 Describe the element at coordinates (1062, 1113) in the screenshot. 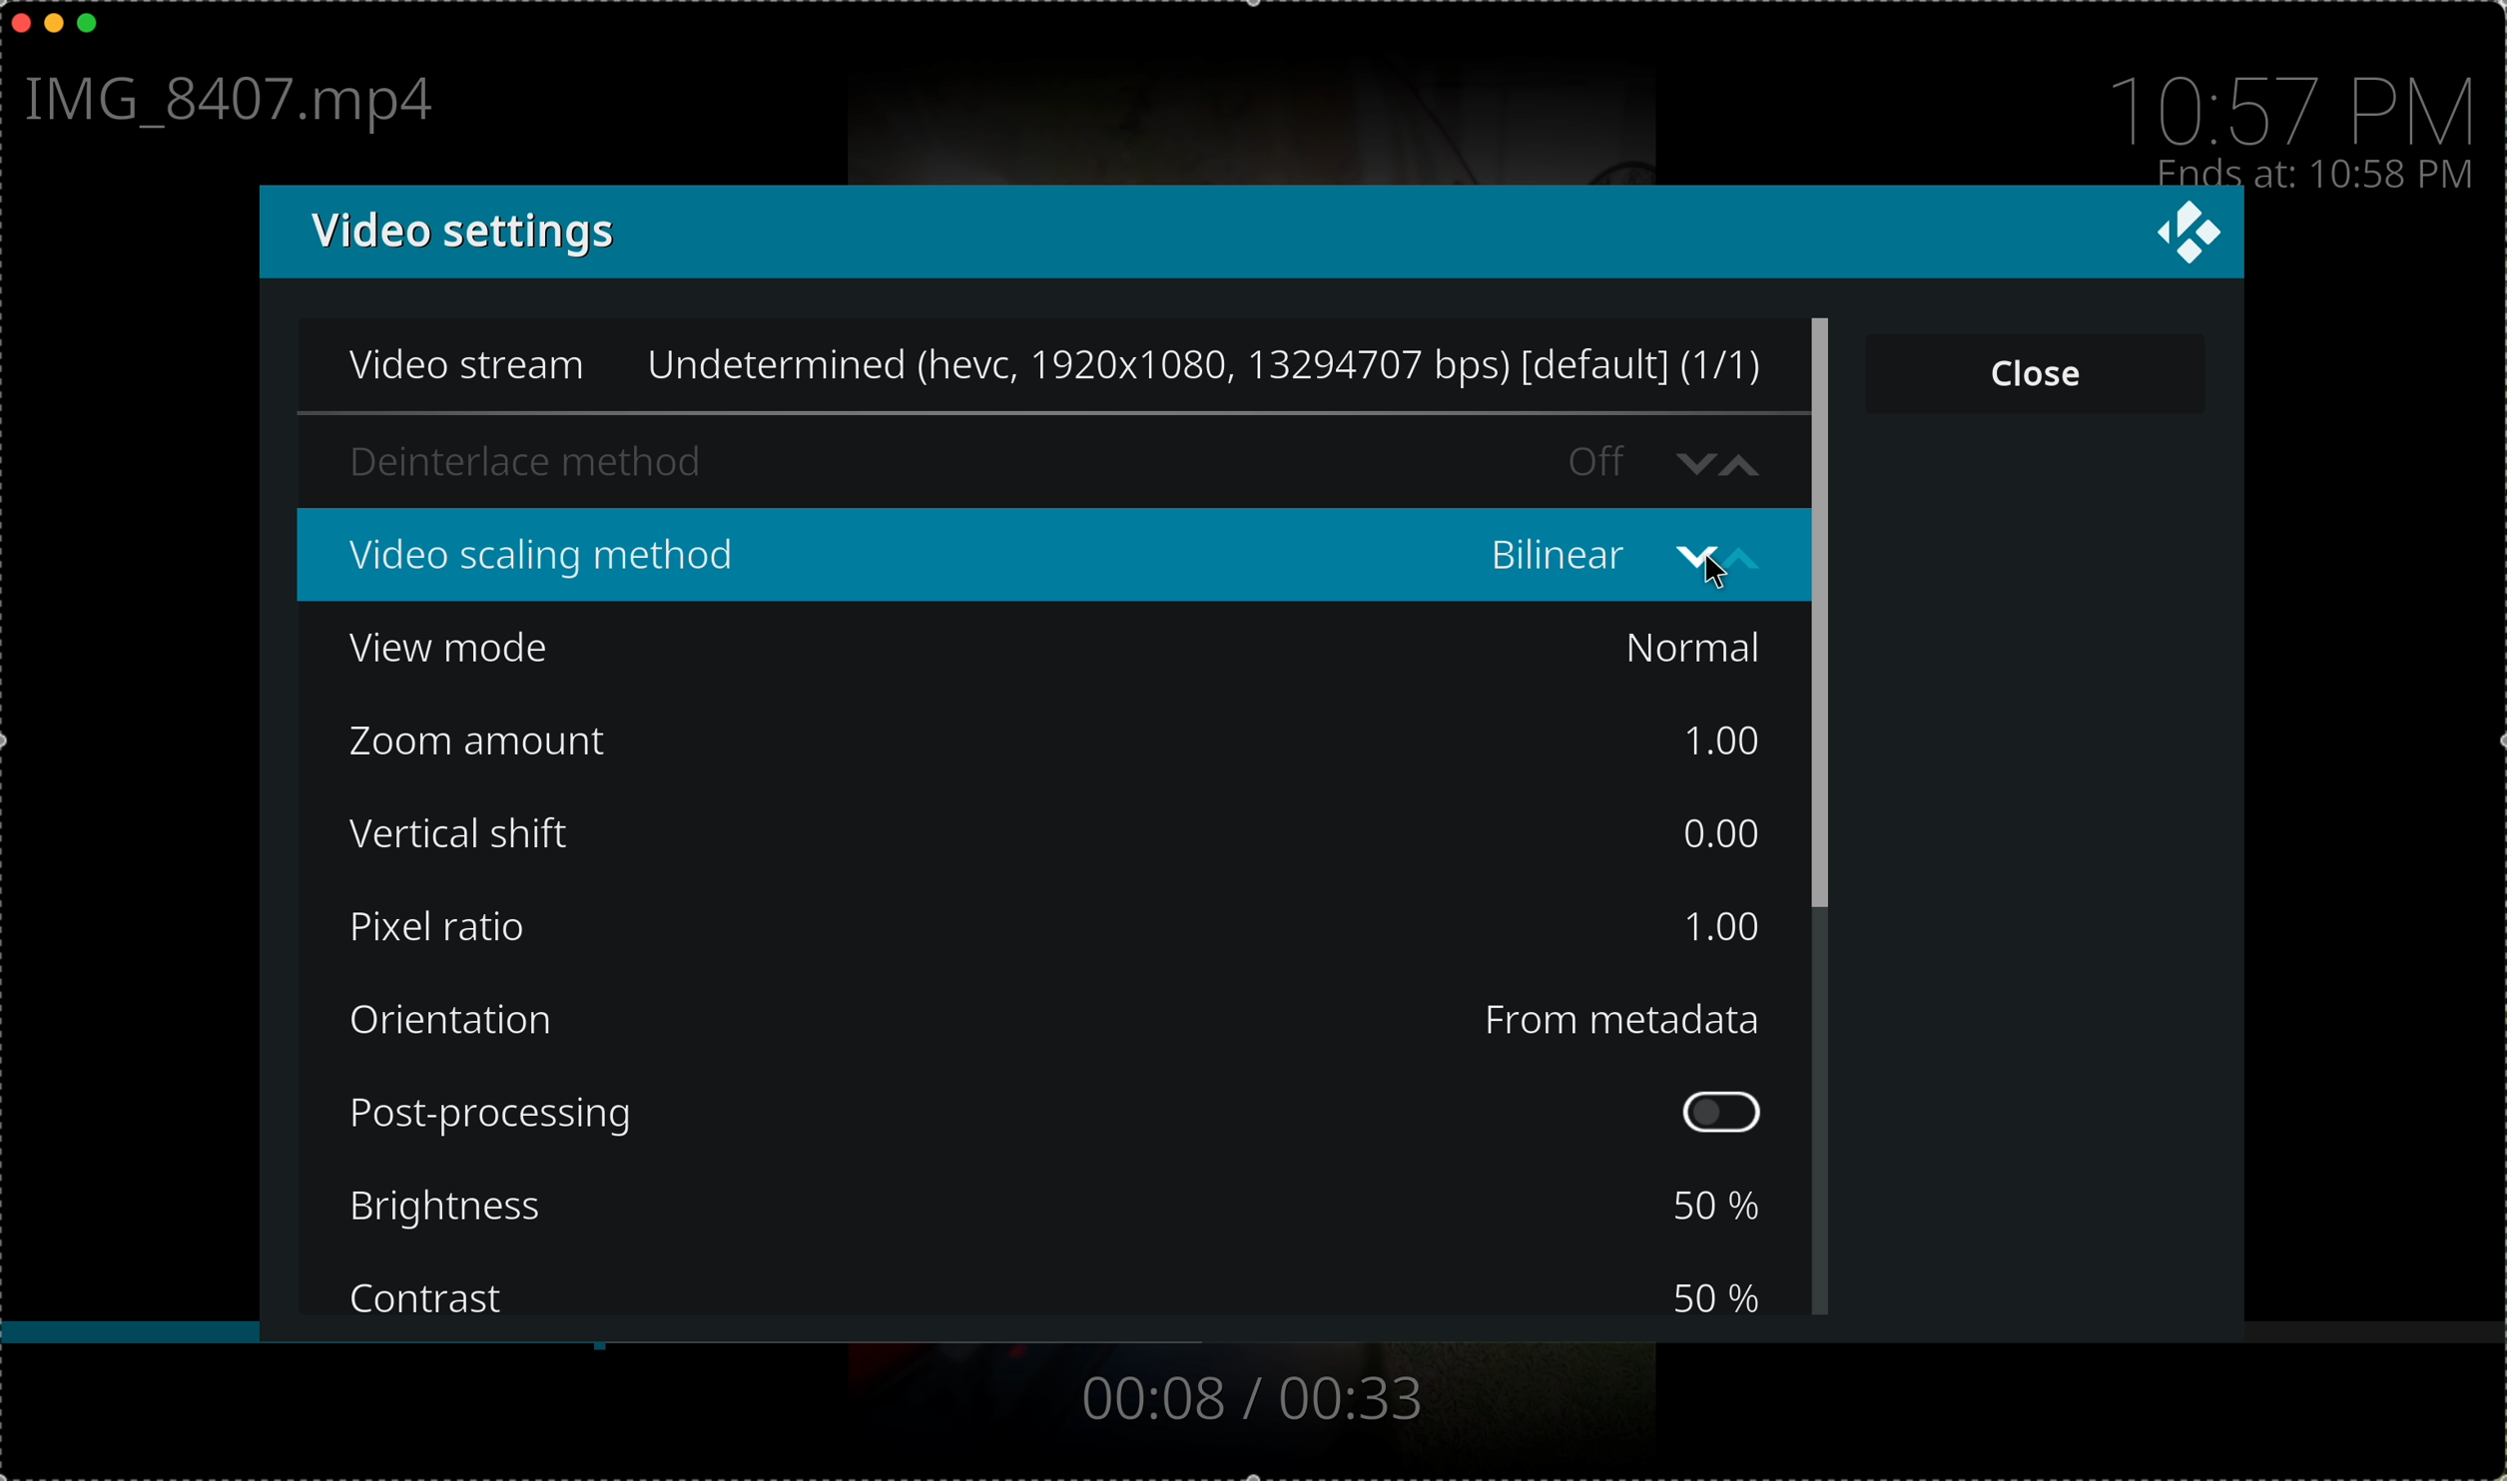

I see `post processing` at that location.